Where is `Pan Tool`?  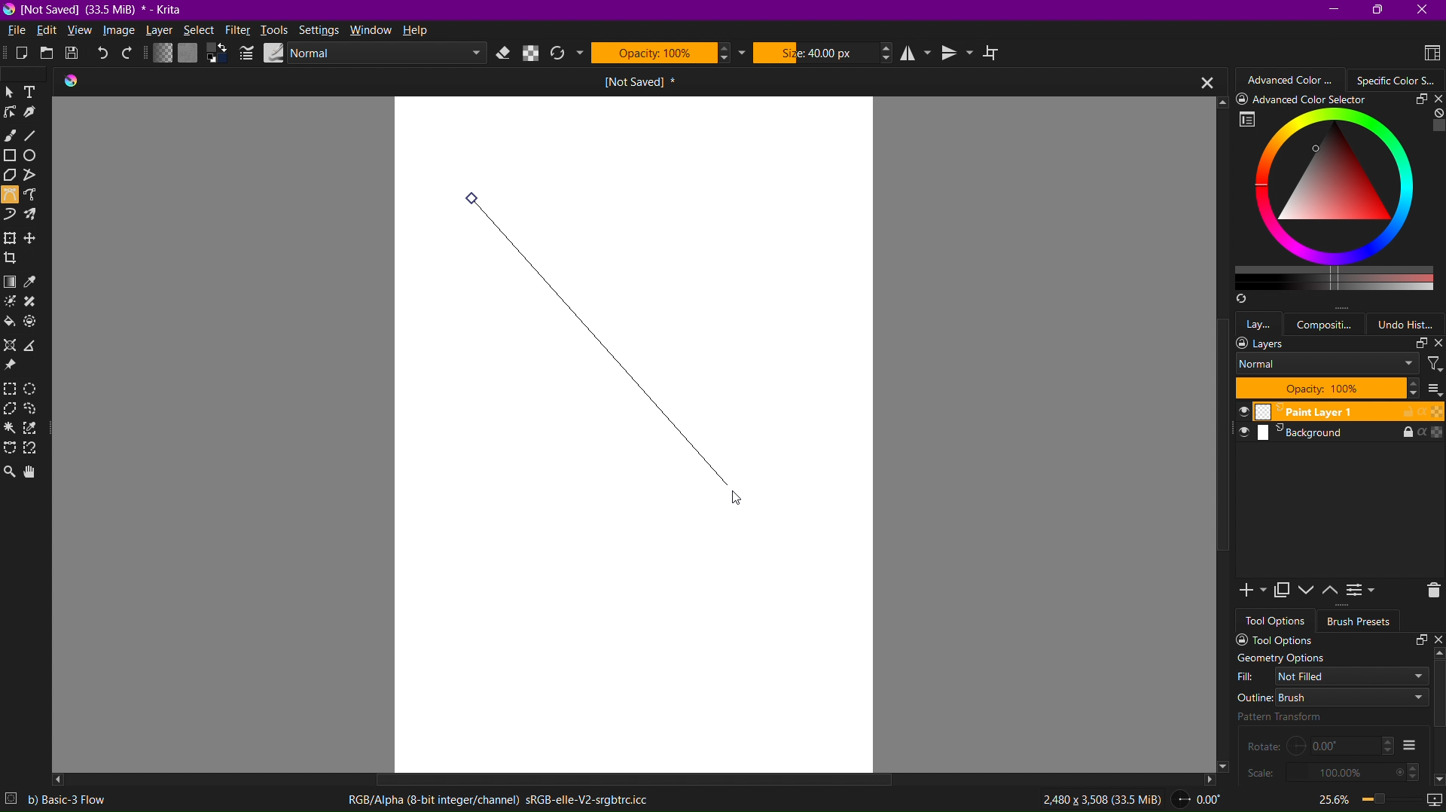
Pan Tool is located at coordinates (35, 471).